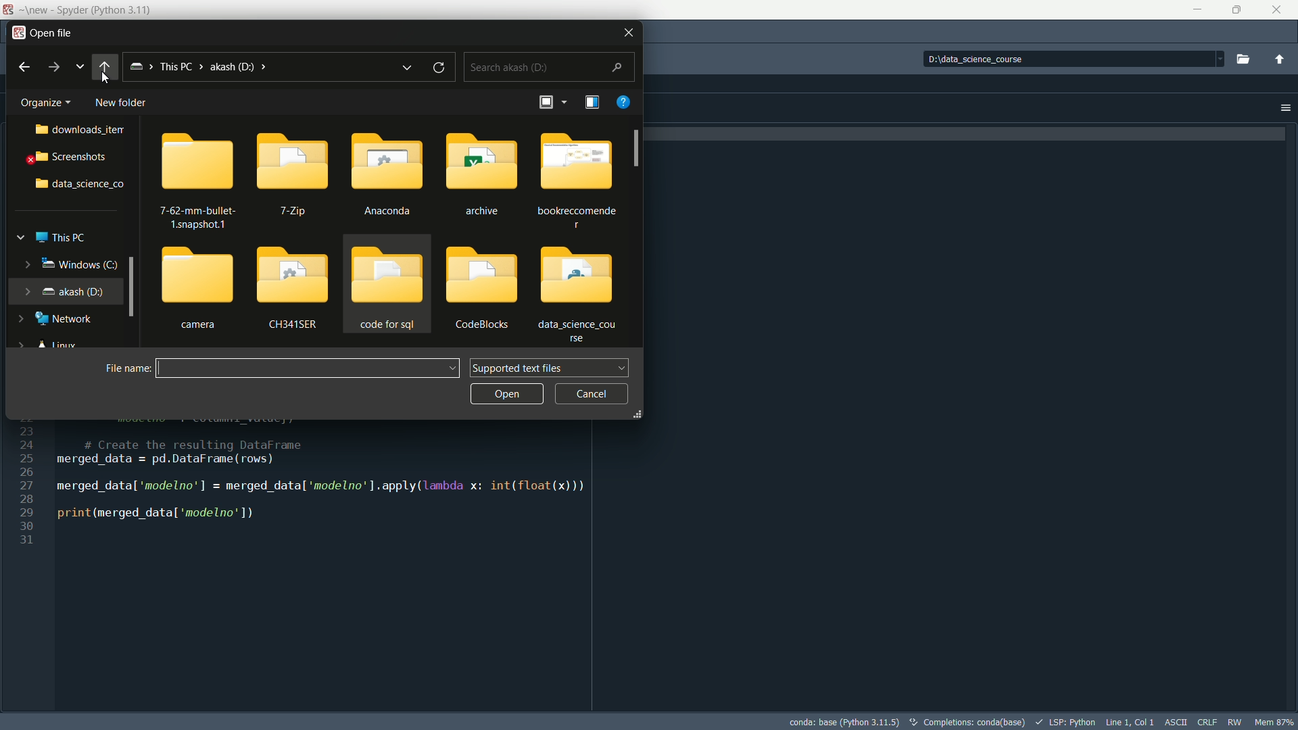 This screenshot has width=1298, height=730. Describe the element at coordinates (20, 67) in the screenshot. I see `back` at that location.